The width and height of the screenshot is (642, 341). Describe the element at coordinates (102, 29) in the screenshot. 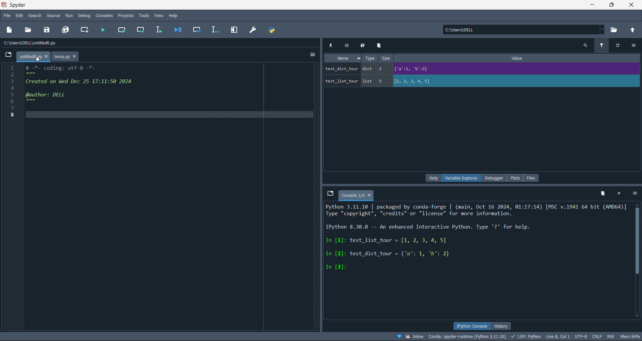

I see `run file` at that location.